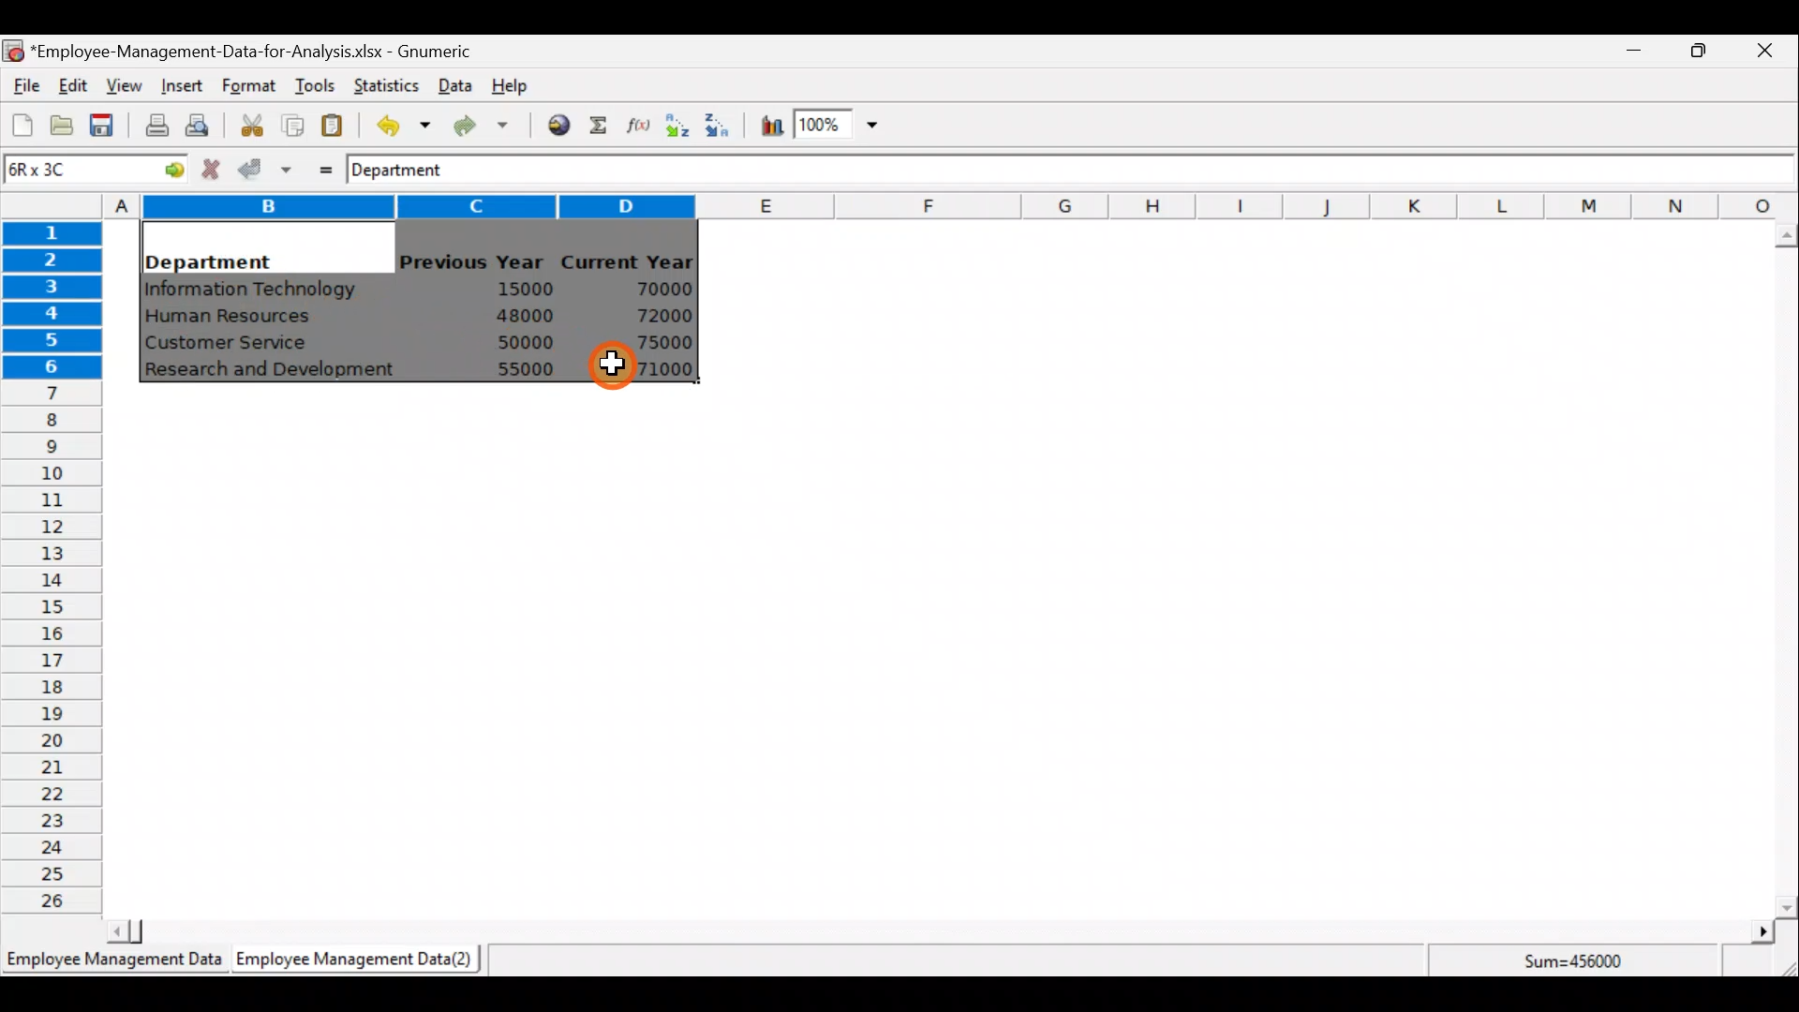  What do you see at coordinates (180, 86) in the screenshot?
I see `Insert` at bounding box center [180, 86].